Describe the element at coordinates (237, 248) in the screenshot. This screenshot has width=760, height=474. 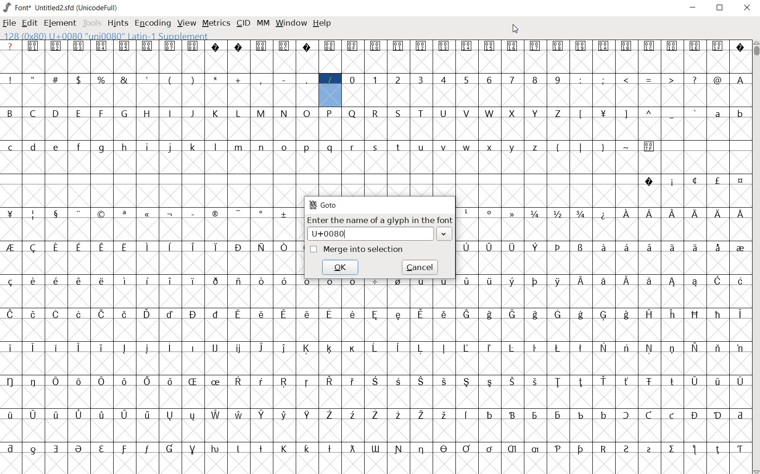
I see `glyph` at that location.